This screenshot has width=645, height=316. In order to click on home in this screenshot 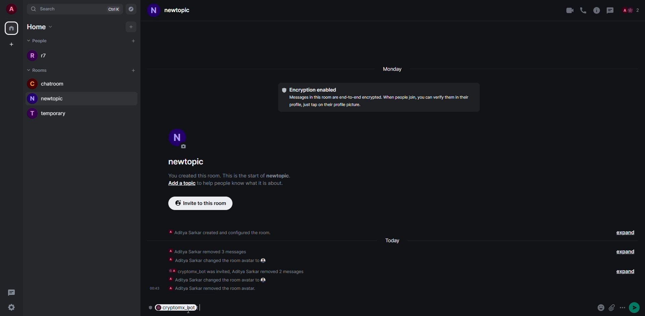, I will do `click(44, 27)`.